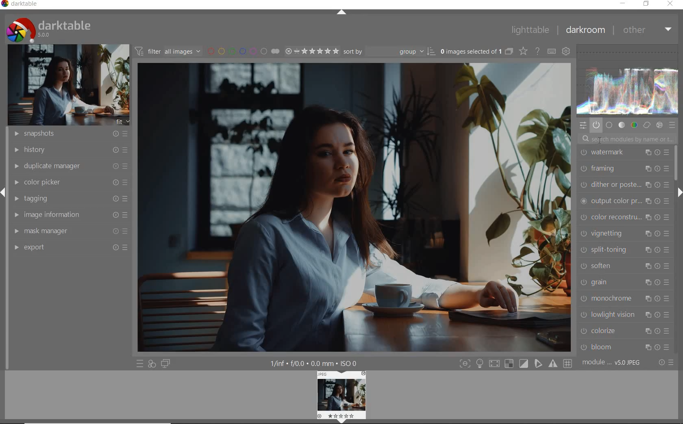  Describe the element at coordinates (624, 348) in the screenshot. I see `bloom` at that location.